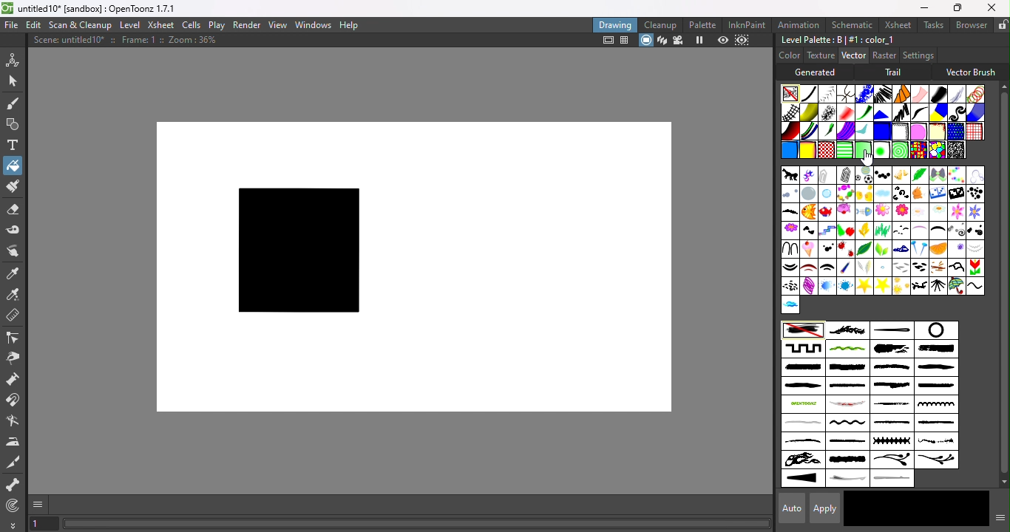 Image resolution: width=1010 pixels, height=532 pixels. What do you see at coordinates (918, 286) in the screenshot?
I see `thor` at bounding box center [918, 286].